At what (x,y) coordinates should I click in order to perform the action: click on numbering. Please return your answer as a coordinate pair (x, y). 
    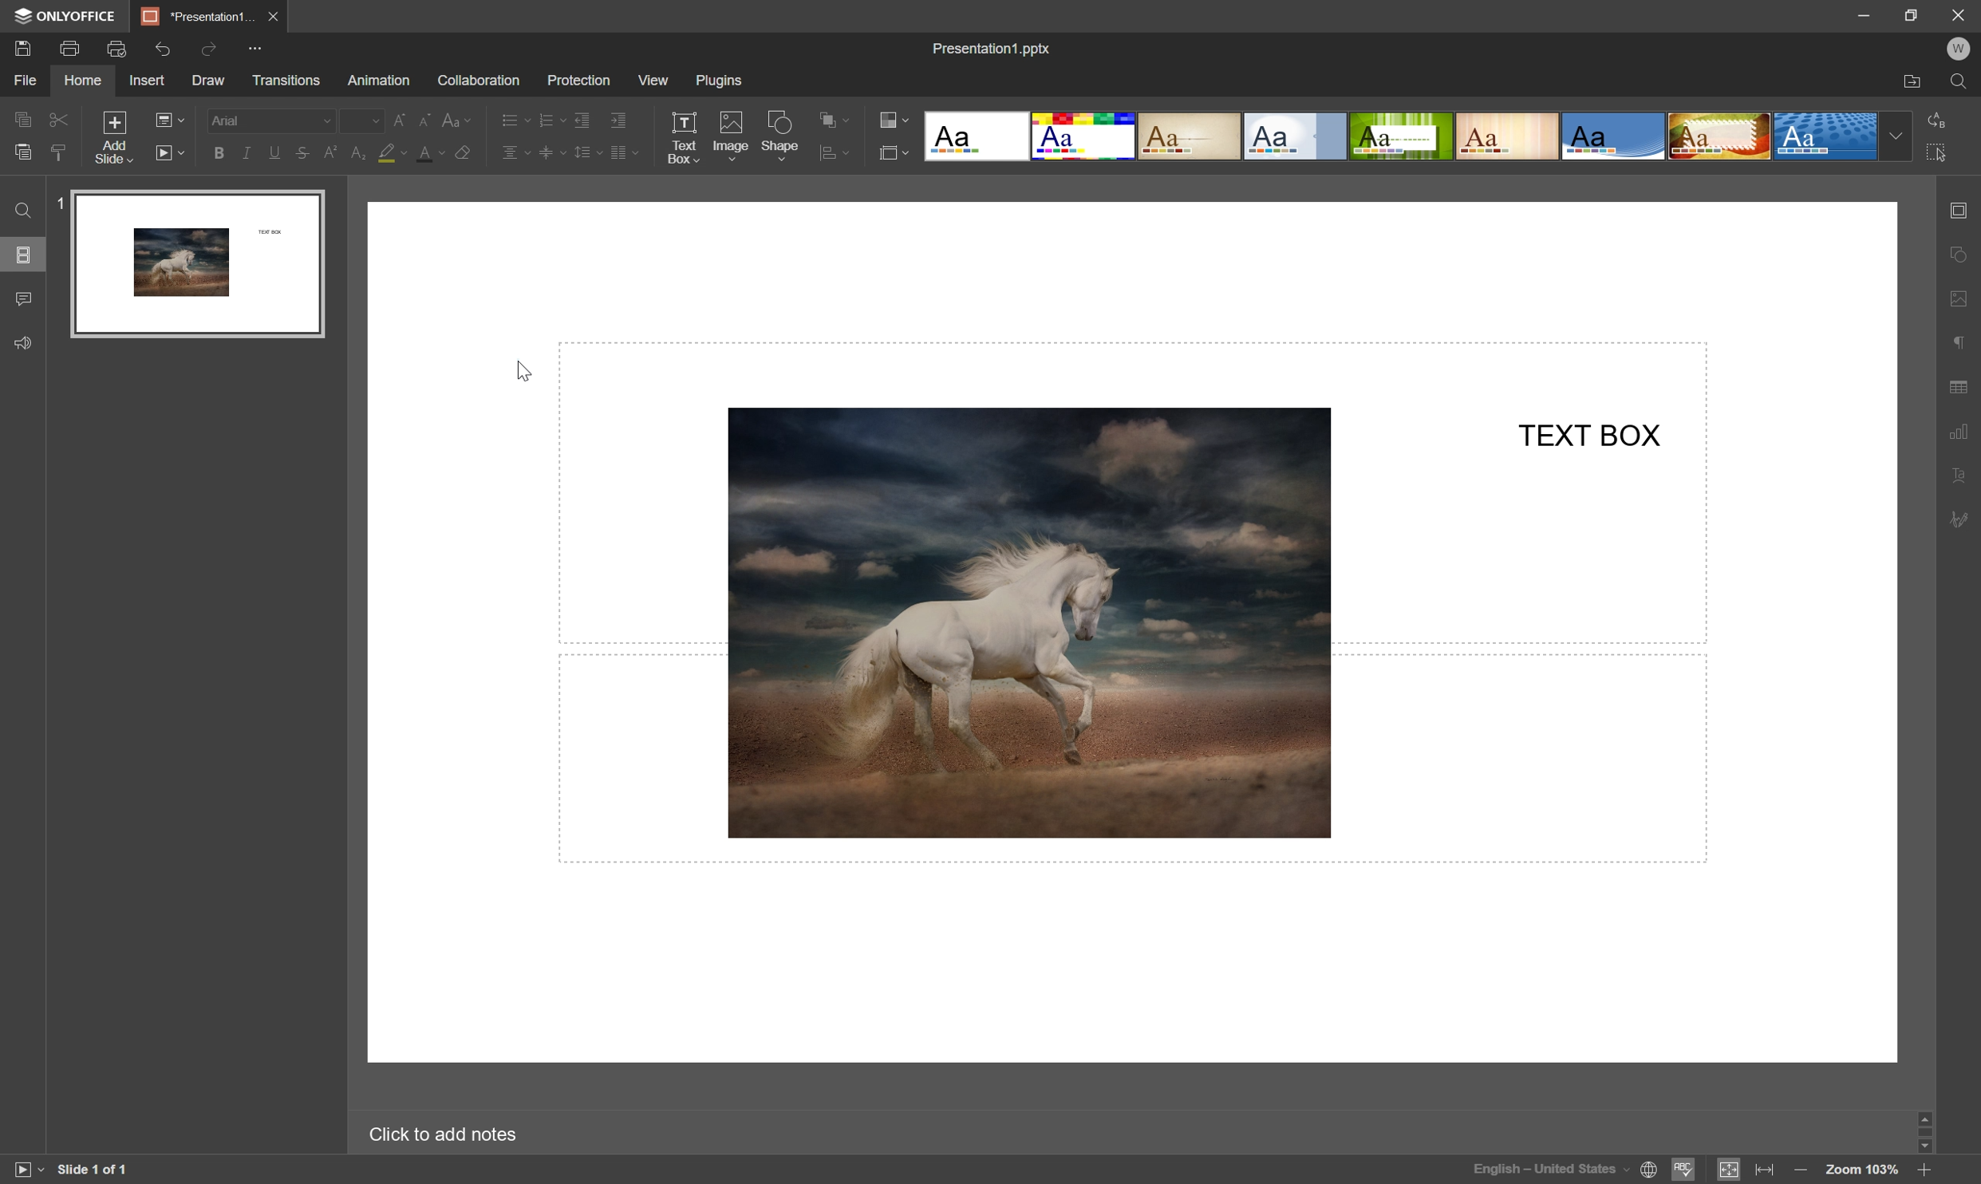
    Looking at the image, I should click on (550, 120).